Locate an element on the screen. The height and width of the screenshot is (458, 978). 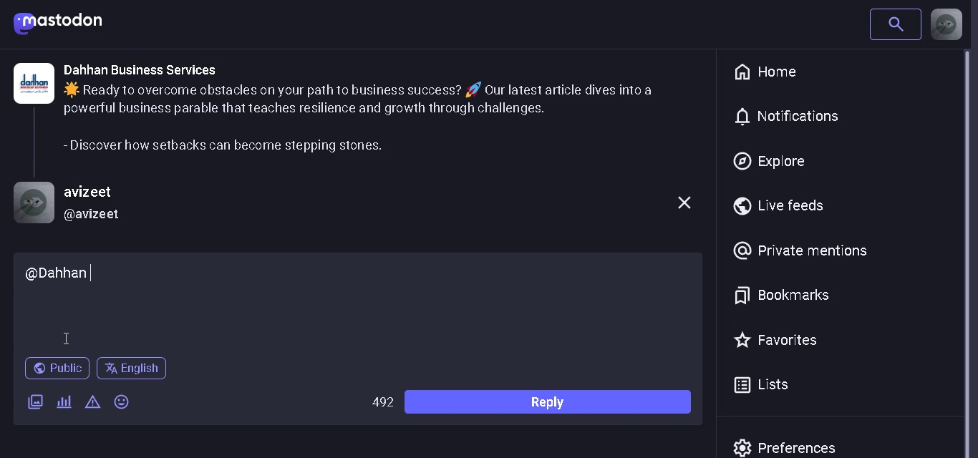
comment box is located at coordinates (359, 301).